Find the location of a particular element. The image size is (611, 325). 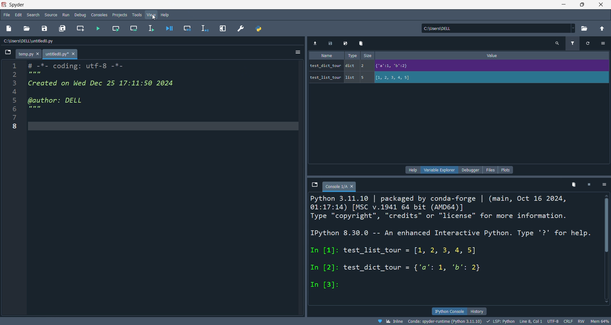

view is located at coordinates (151, 15).